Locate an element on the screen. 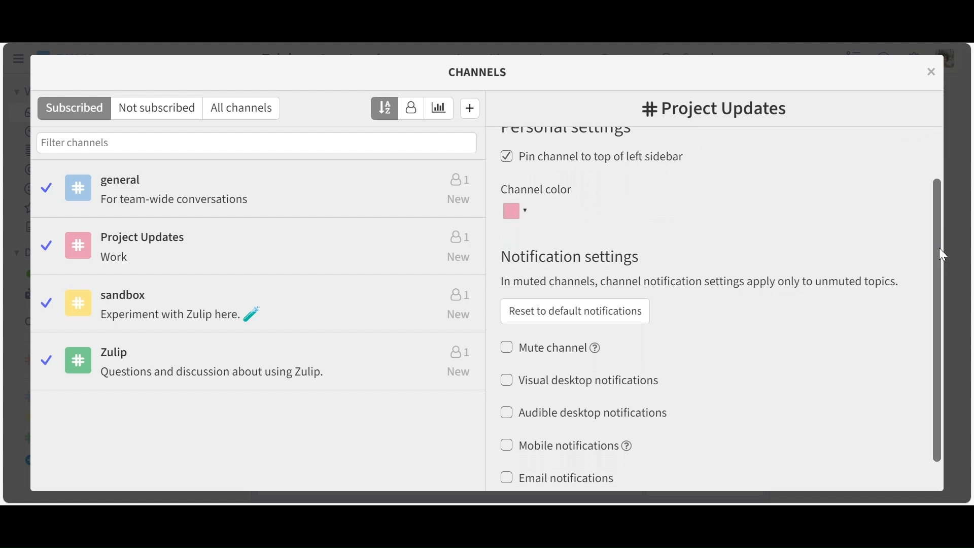 The image size is (974, 548). Create new channel is located at coordinates (470, 108).